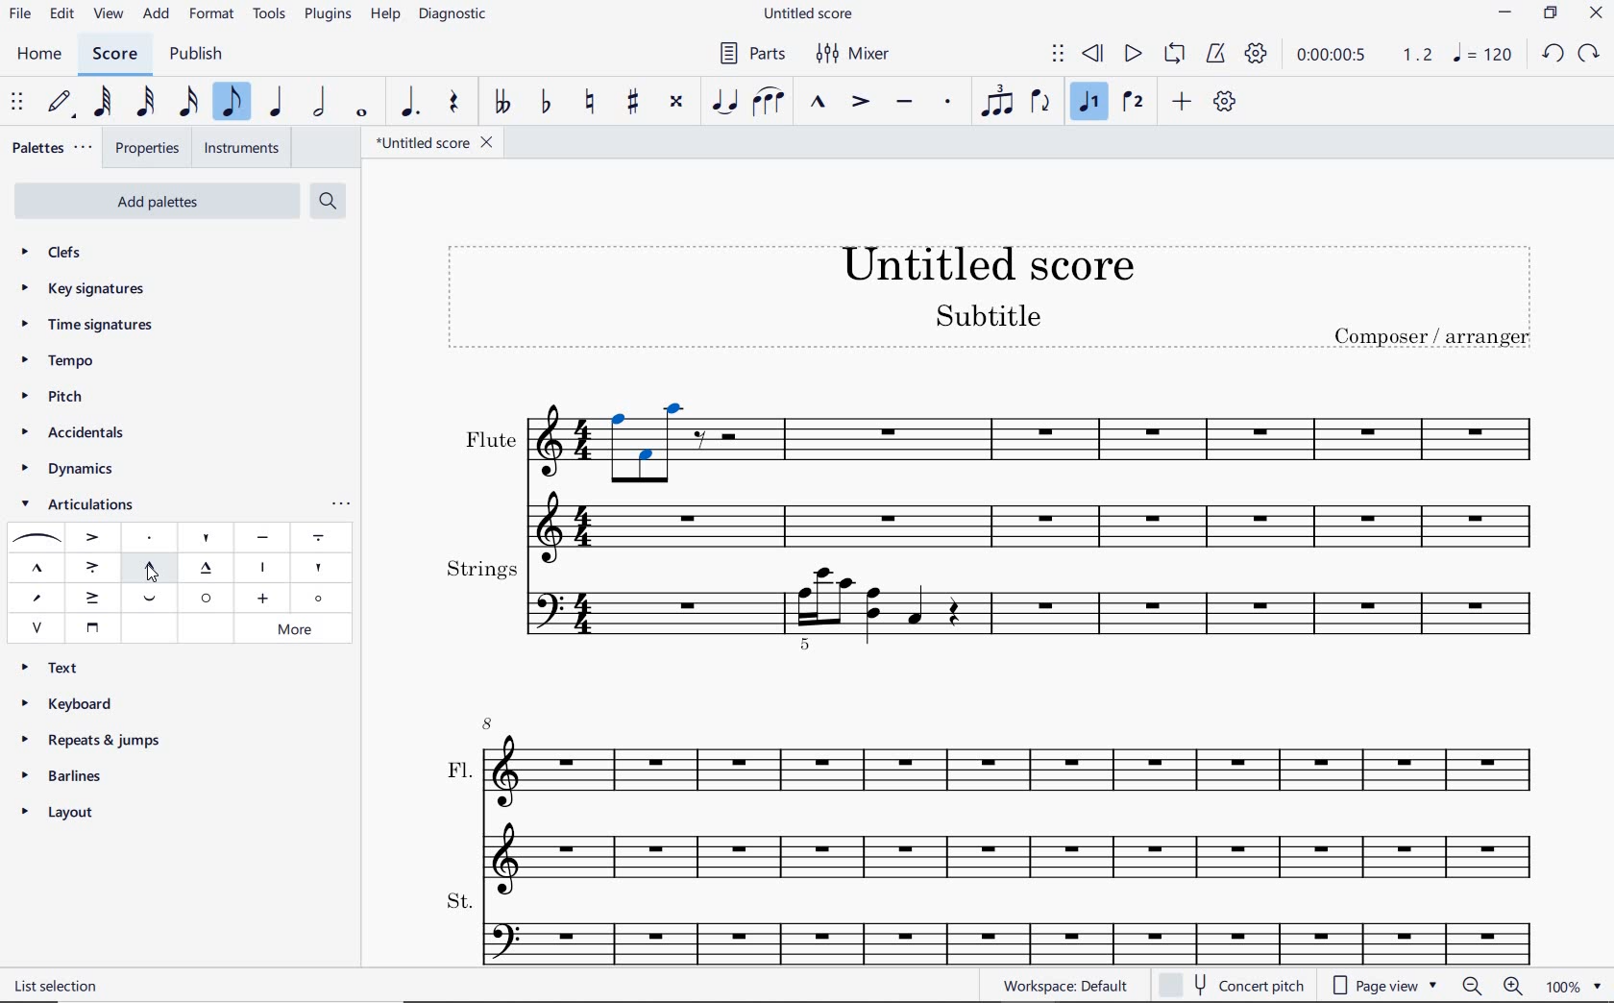 This screenshot has width=1614, height=1003. I want to click on SLUR, so click(769, 103).